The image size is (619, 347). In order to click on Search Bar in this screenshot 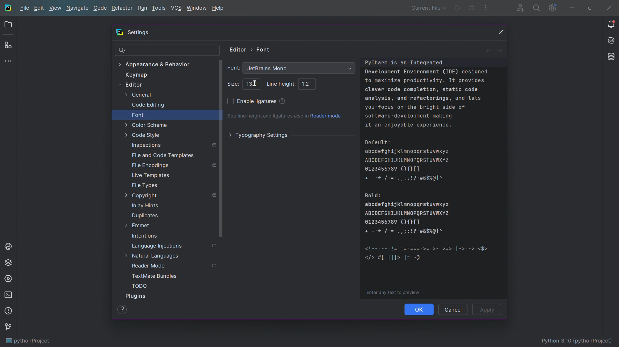, I will do `click(168, 51)`.